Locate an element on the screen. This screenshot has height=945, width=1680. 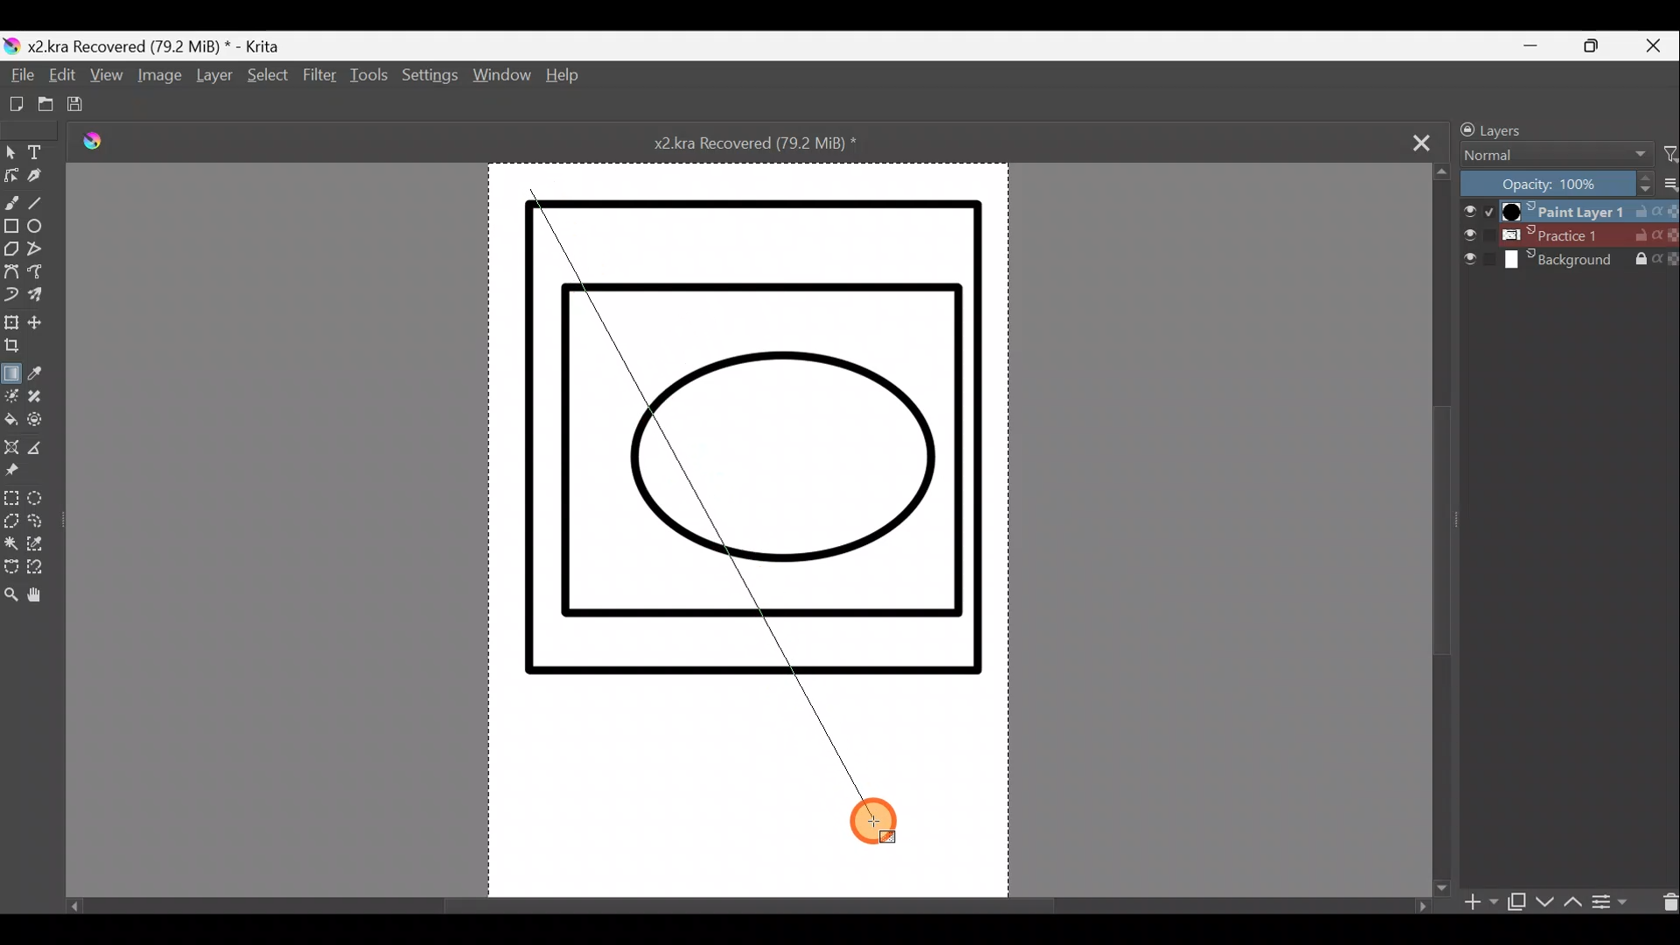
Scroll bar is located at coordinates (743, 900).